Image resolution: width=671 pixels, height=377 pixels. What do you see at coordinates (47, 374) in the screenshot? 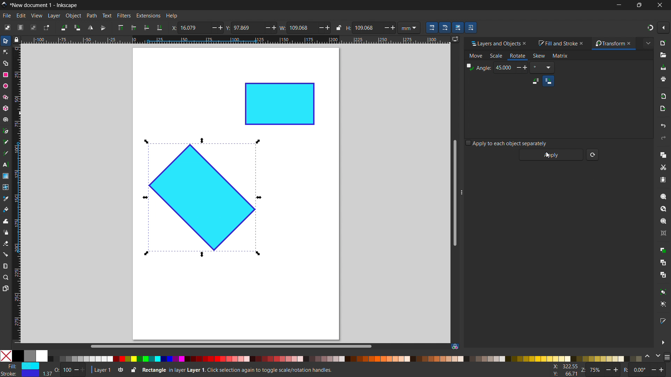
I see `width of stroke` at bounding box center [47, 374].